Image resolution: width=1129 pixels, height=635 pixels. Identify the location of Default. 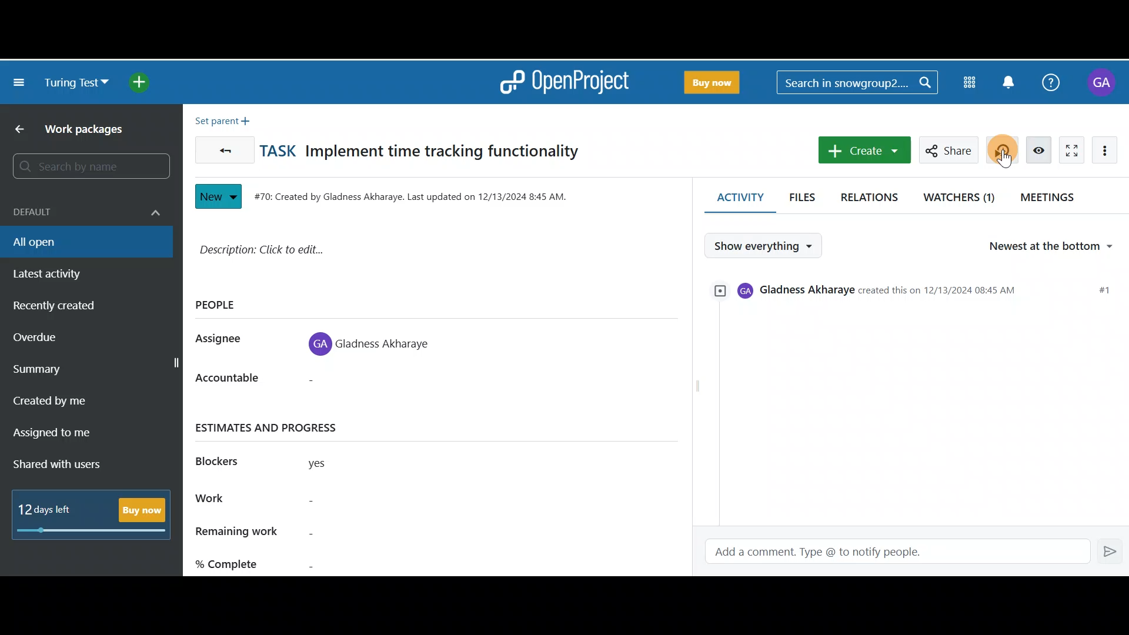
(84, 206).